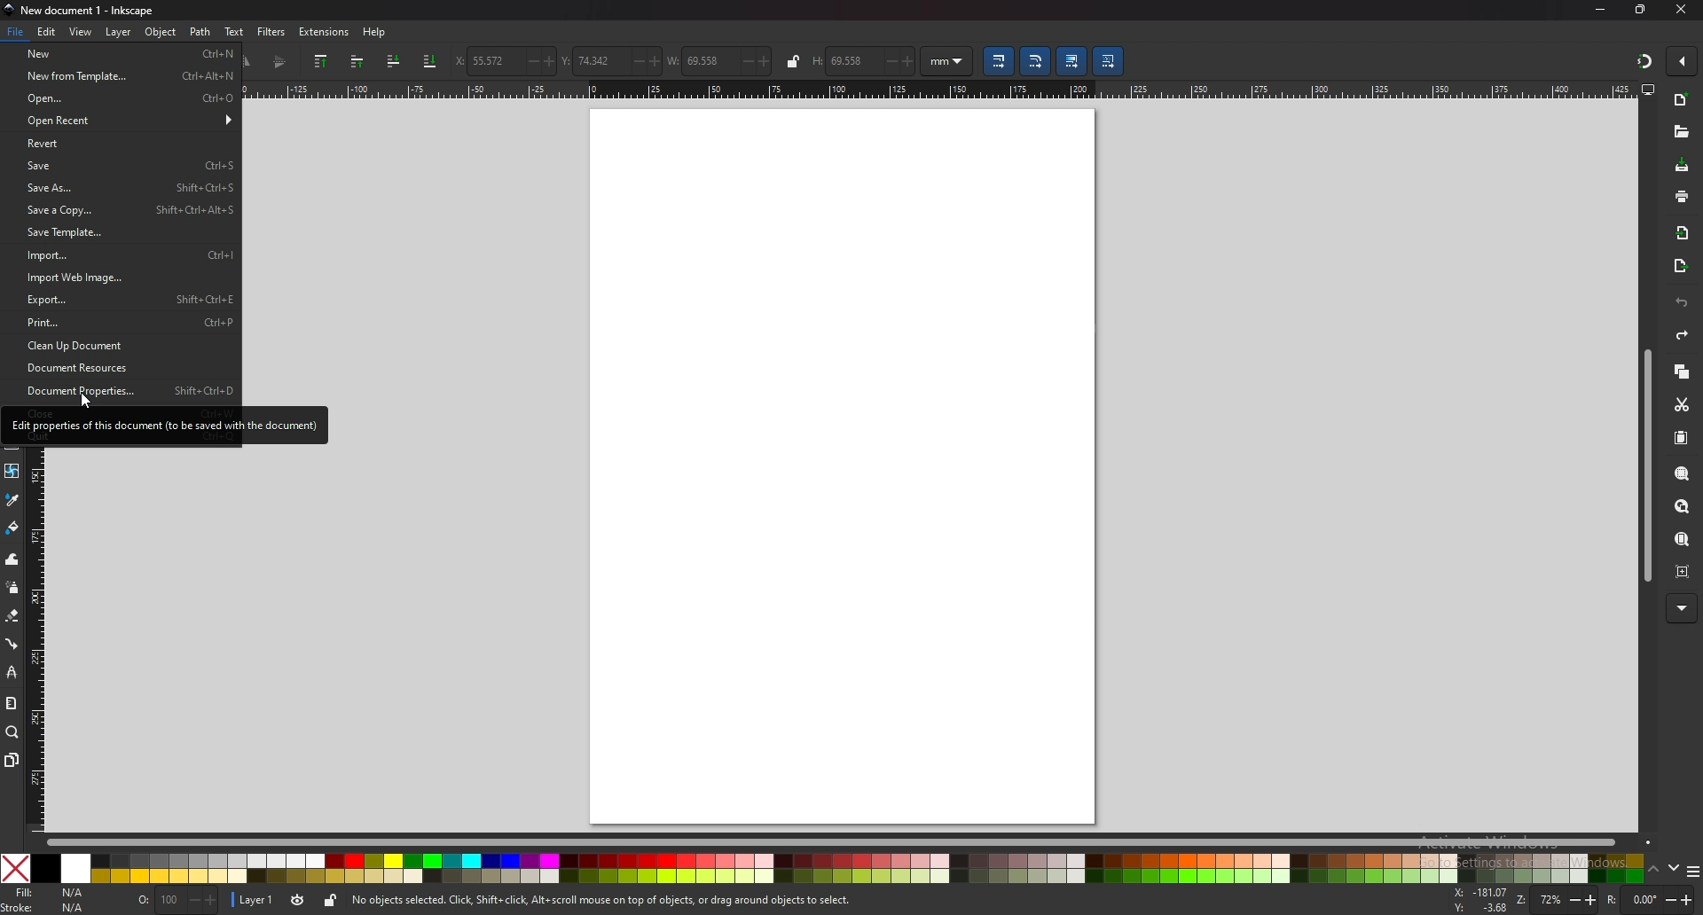 This screenshot has width=1703, height=915. I want to click on lower selection to one step, so click(394, 61).